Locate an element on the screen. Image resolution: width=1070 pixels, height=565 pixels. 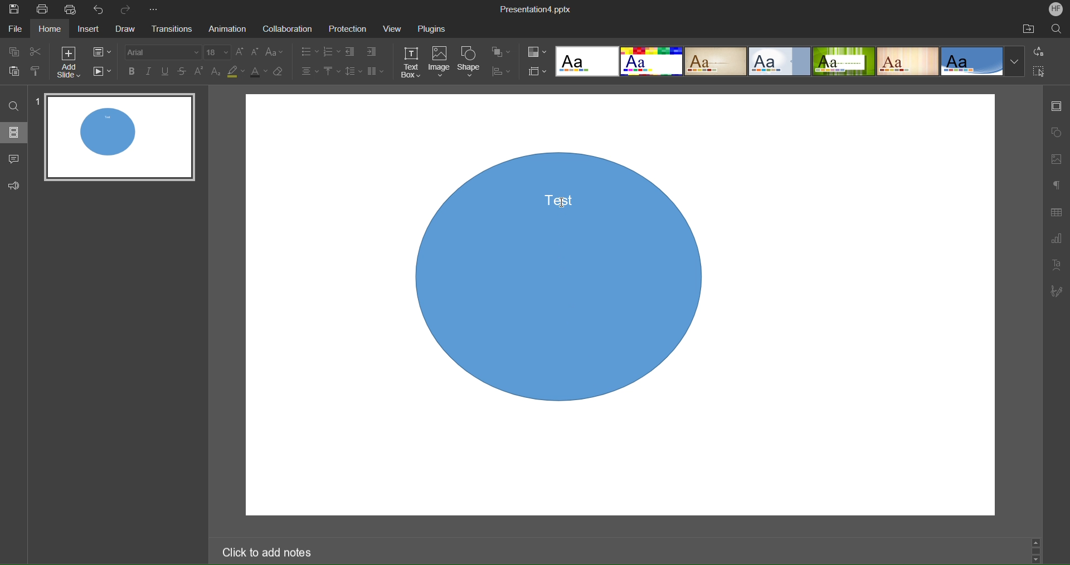
Undo is located at coordinates (99, 9).